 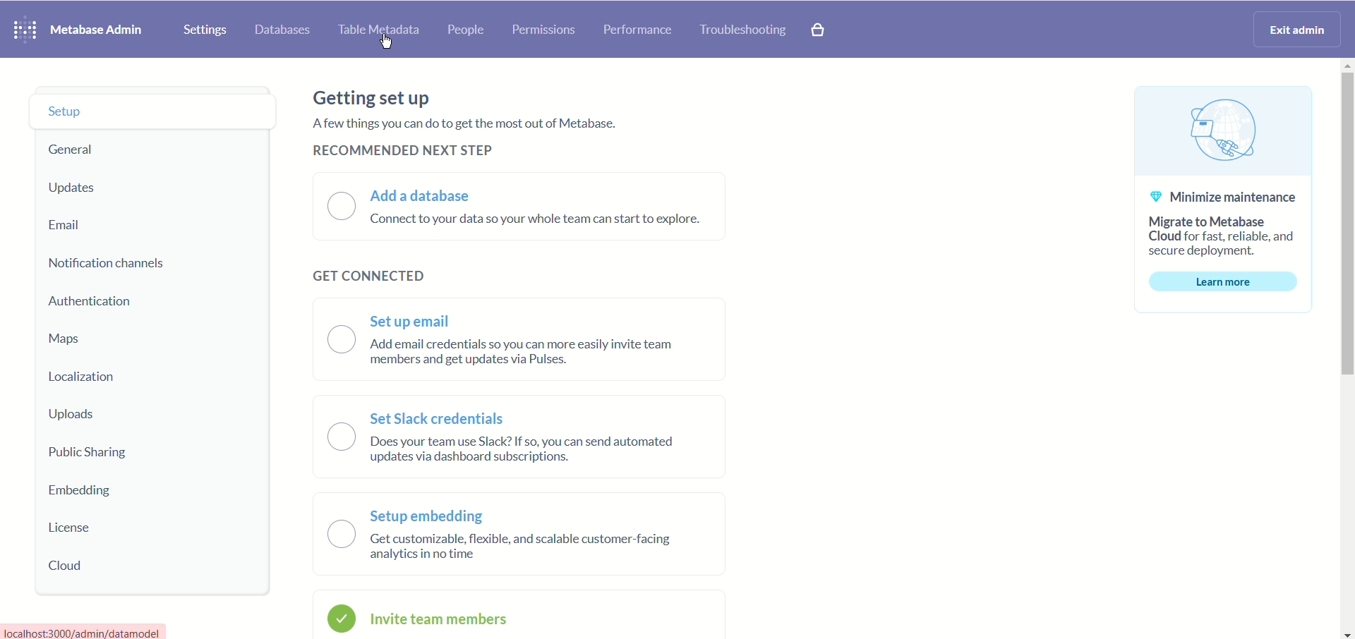 What do you see at coordinates (98, 334) in the screenshot?
I see `Maps` at bounding box center [98, 334].